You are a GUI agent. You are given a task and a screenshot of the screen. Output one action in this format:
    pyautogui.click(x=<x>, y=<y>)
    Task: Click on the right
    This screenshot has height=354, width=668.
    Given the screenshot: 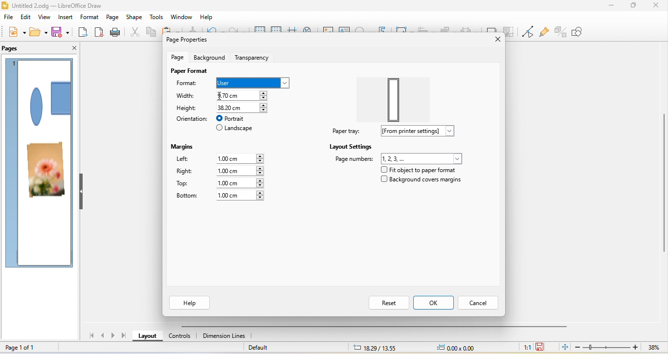 What is the action you would take?
    pyautogui.click(x=185, y=172)
    